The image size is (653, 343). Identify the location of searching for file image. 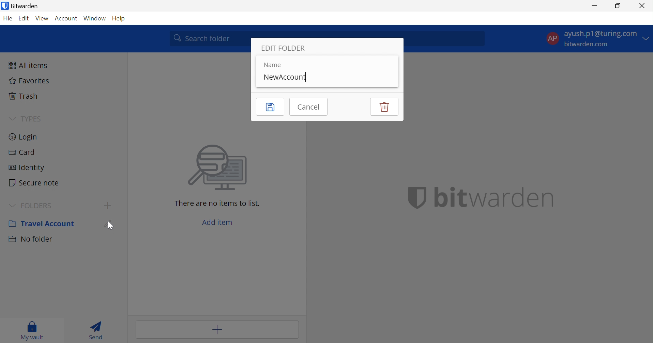
(218, 168).